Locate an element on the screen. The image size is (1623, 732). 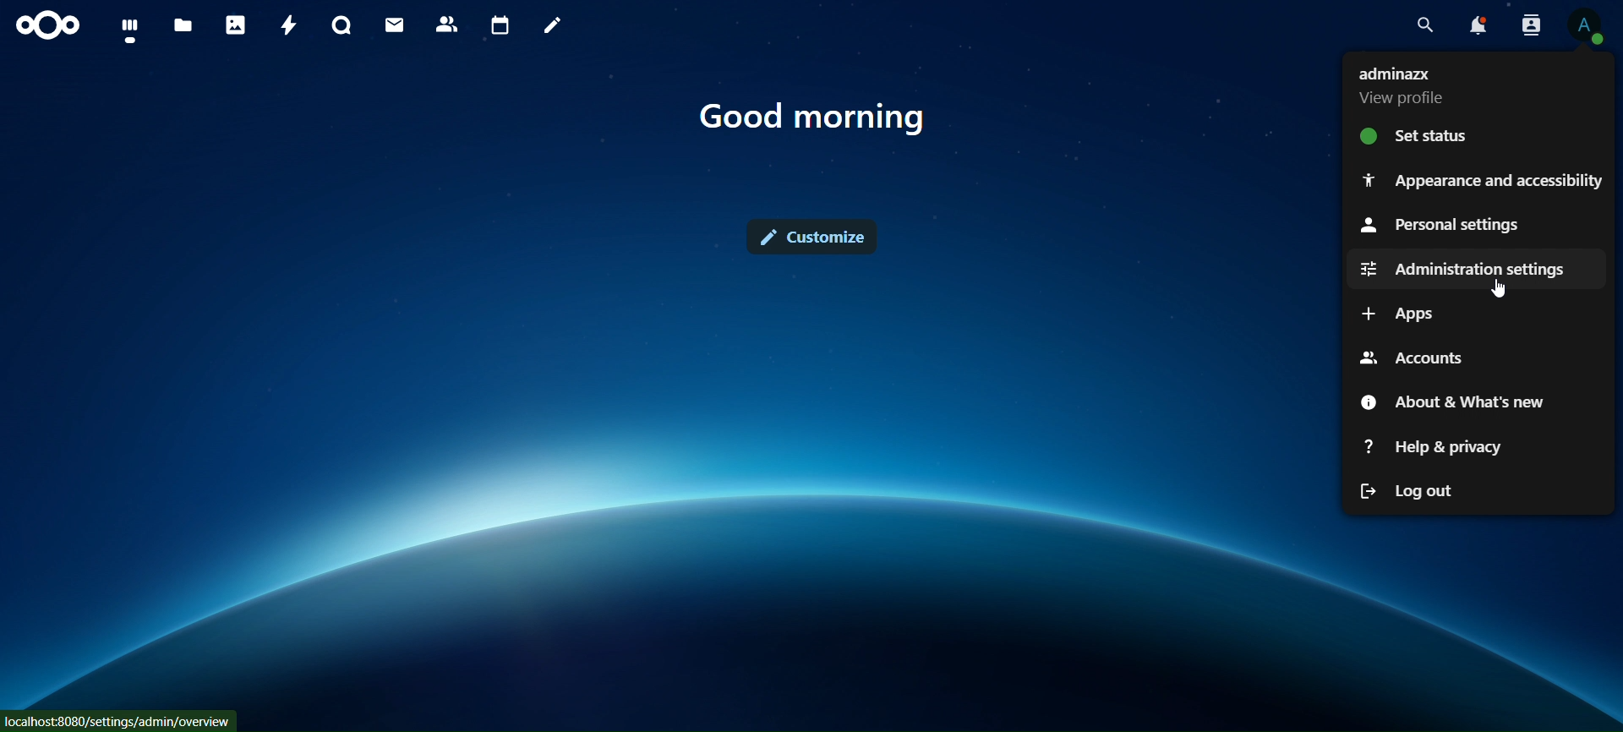
about & what's new is located at coordinates (1449, 401).